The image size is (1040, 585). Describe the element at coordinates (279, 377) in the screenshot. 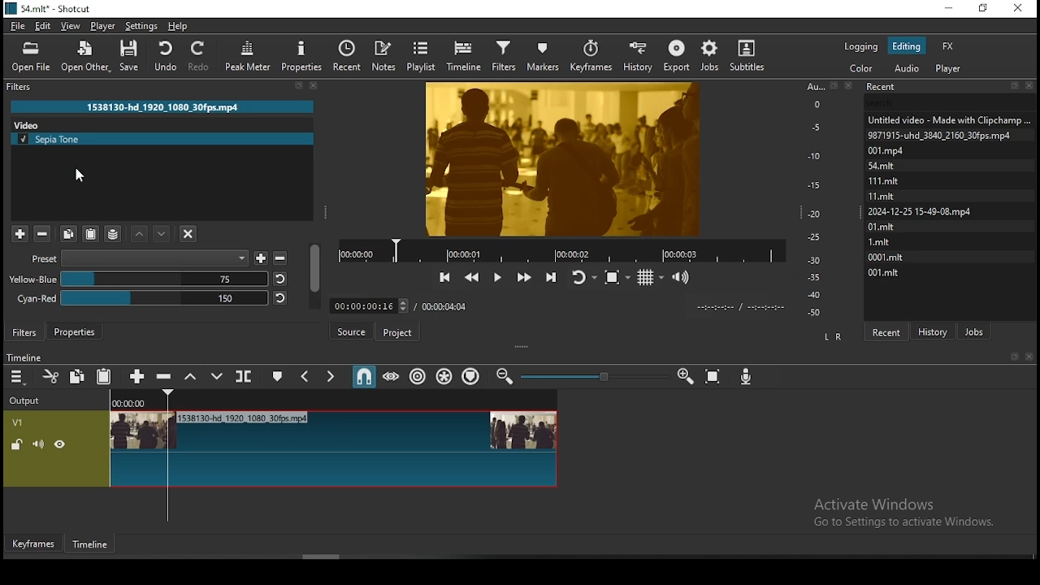

I see `create/edit marker` at that location.